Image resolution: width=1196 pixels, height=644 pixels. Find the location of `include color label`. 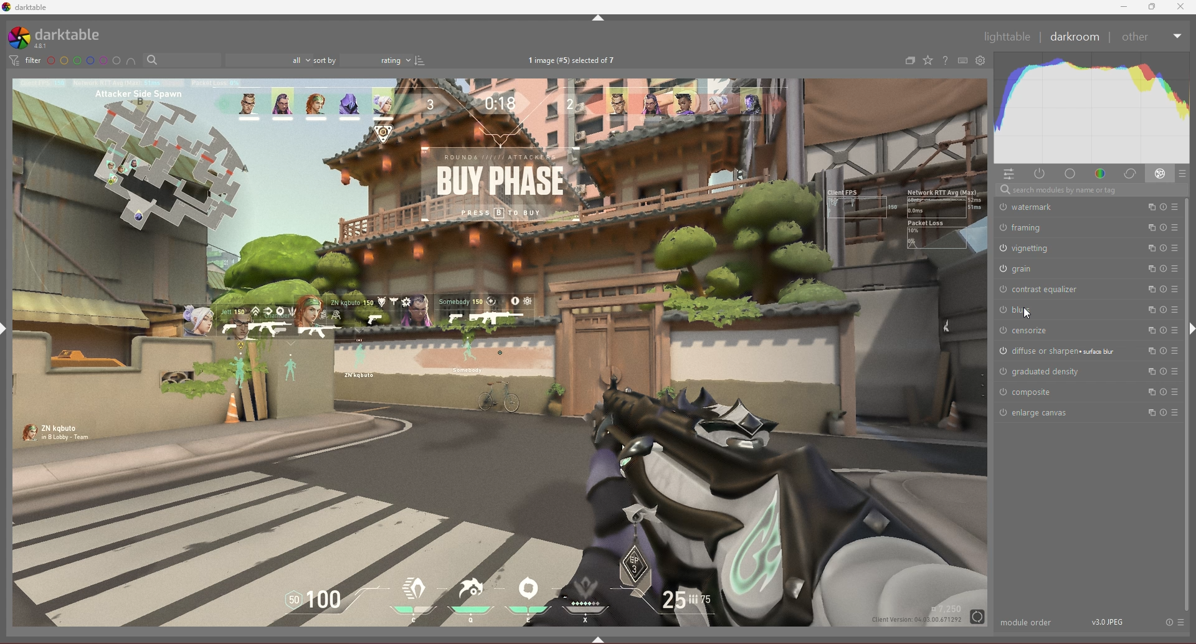

include color label is located at coordinates (130, 60).